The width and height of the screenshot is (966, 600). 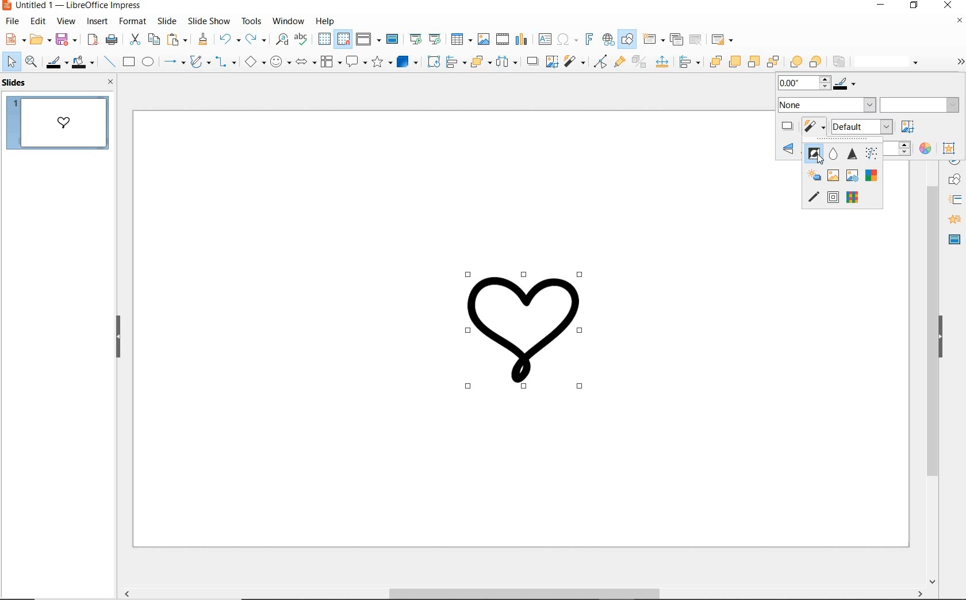 I want to click on print, so click(x=112, y=40).